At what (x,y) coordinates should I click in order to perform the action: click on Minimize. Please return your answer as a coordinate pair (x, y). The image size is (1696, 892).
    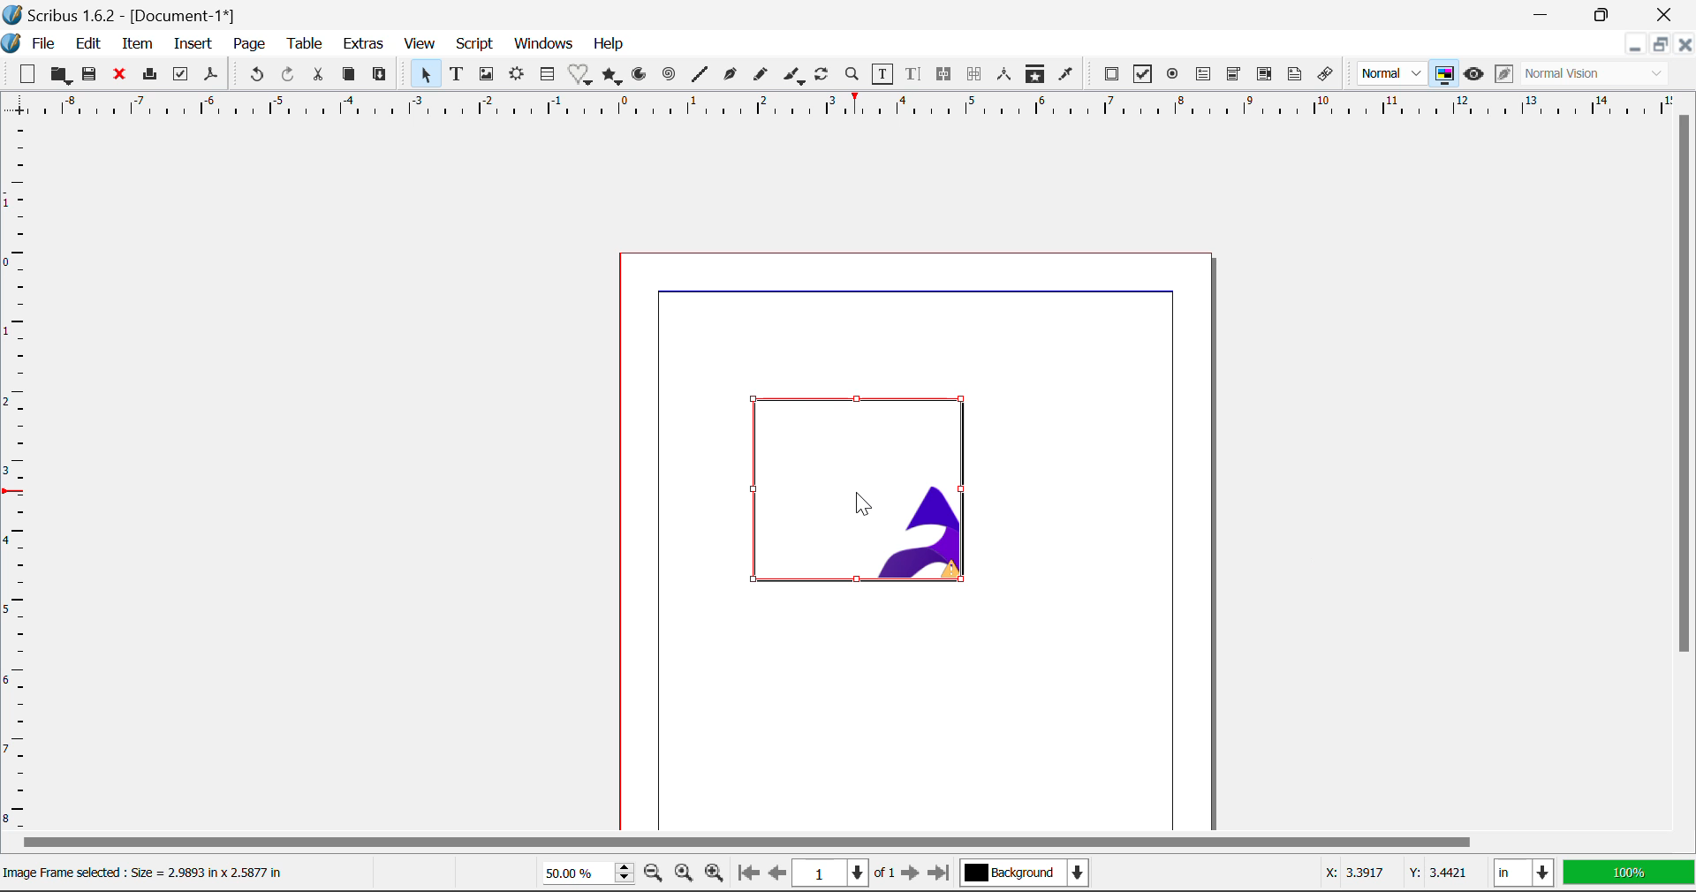
    Looking at the image, I should click on (1662, 44).